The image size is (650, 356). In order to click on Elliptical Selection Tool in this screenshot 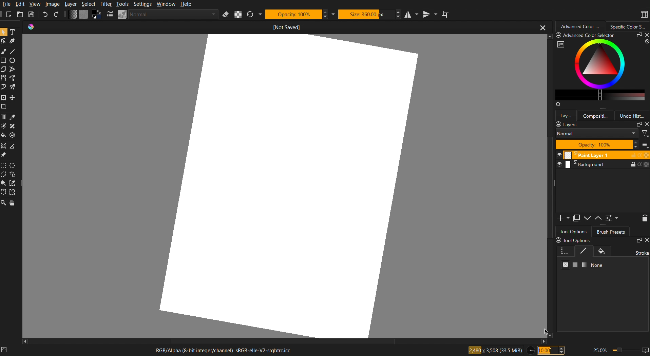, I will do `click(13, 166)`.